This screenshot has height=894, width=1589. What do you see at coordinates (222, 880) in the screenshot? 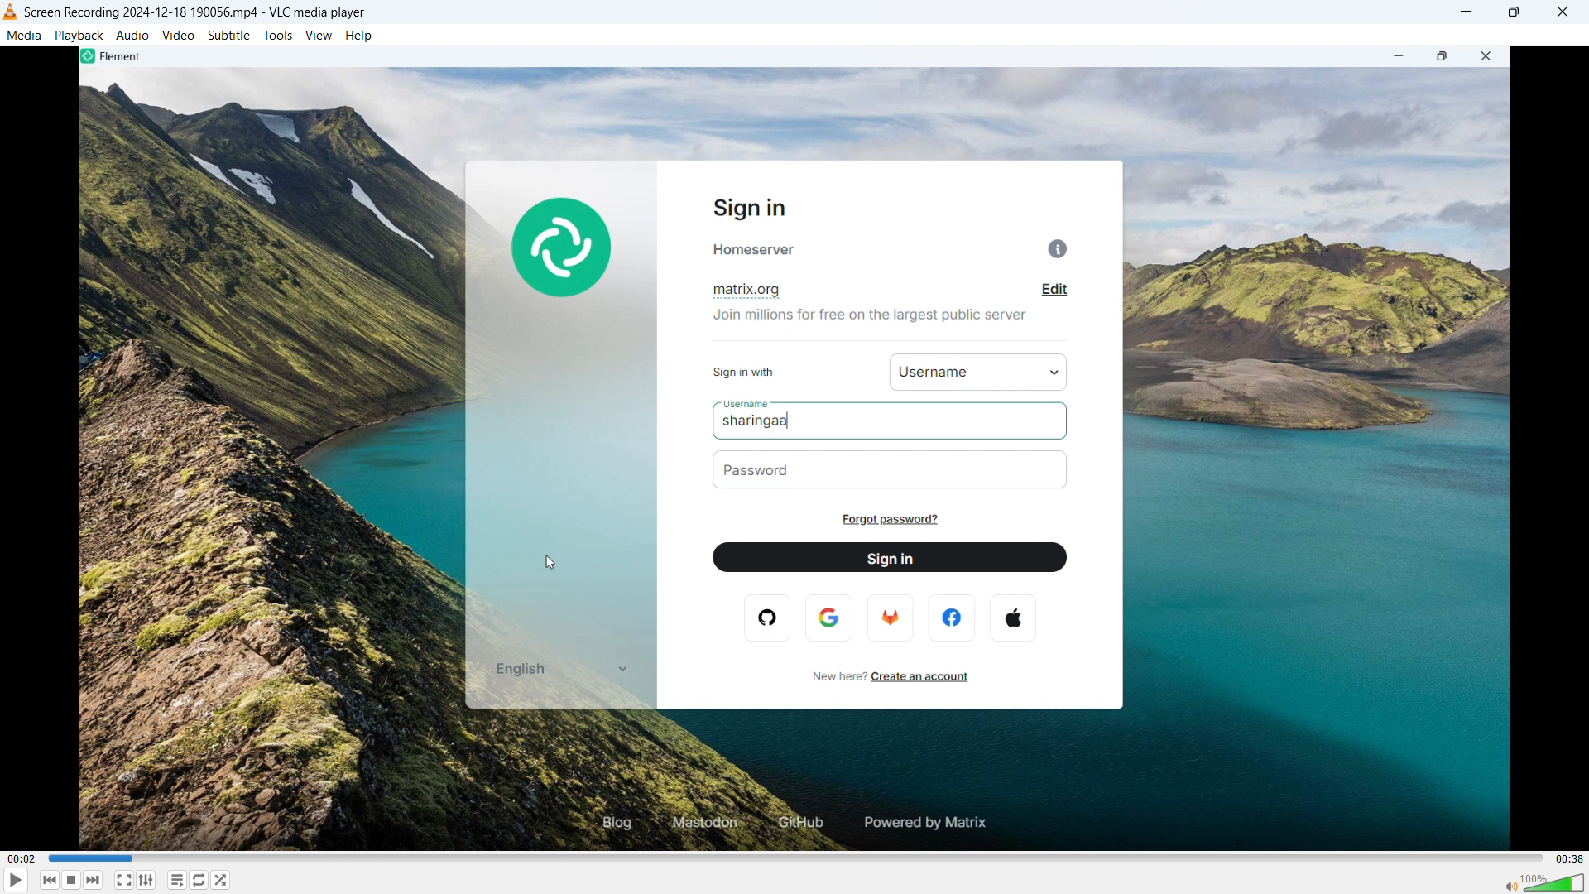
I see `shuffle` at bounding box center [222, 880].